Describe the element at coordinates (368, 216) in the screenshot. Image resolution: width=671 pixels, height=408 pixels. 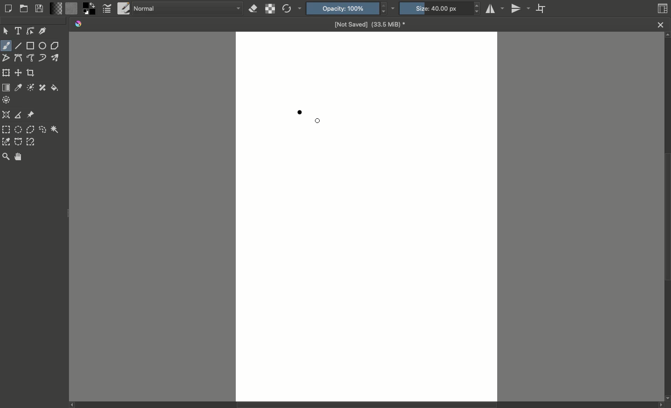
I see `Canvas` at that location.